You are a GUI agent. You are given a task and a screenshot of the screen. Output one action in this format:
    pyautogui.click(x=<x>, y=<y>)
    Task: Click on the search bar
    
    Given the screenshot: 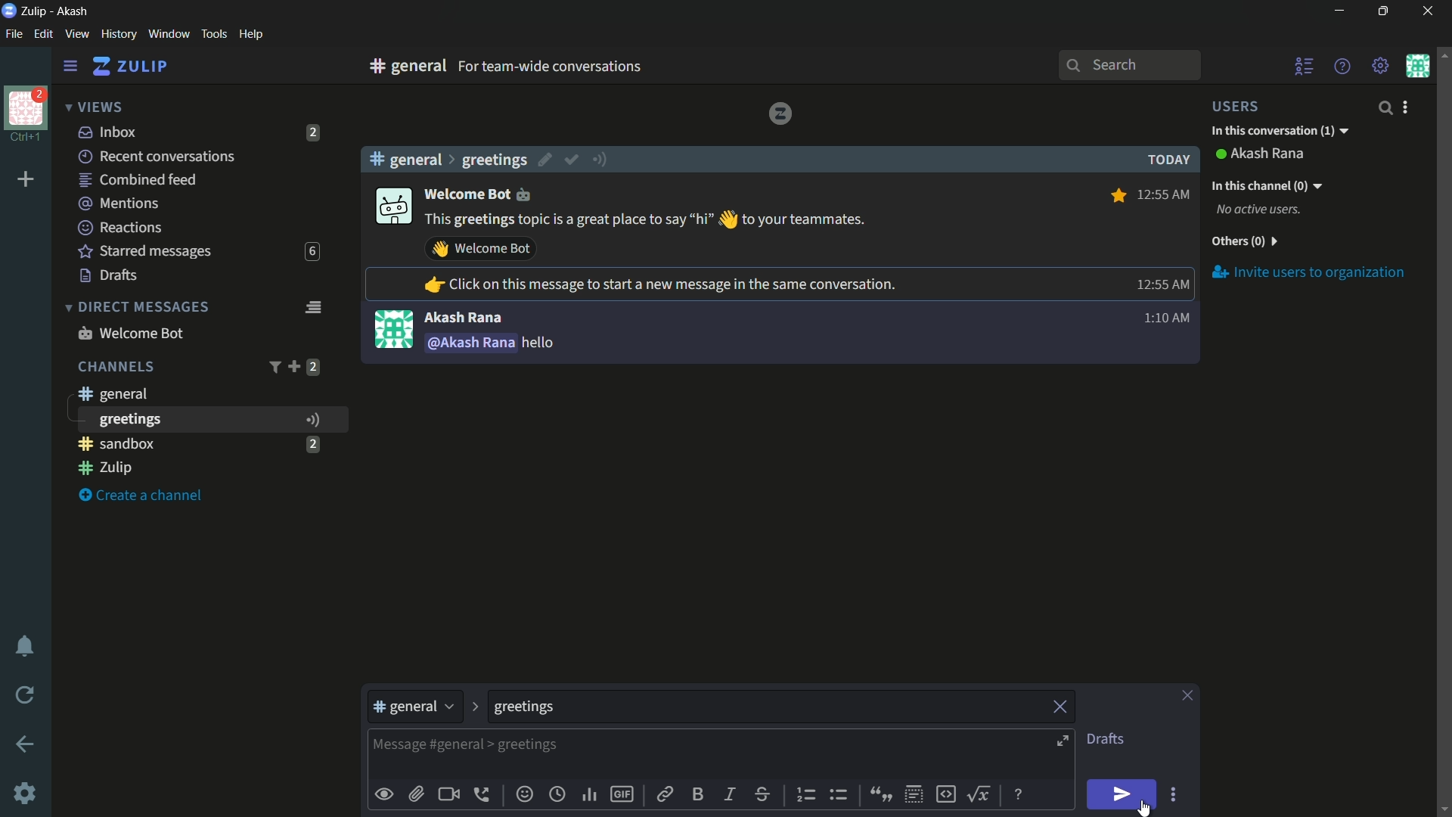 What is the action you would take?
    pyautogui.click(x=1129, y=65)
    